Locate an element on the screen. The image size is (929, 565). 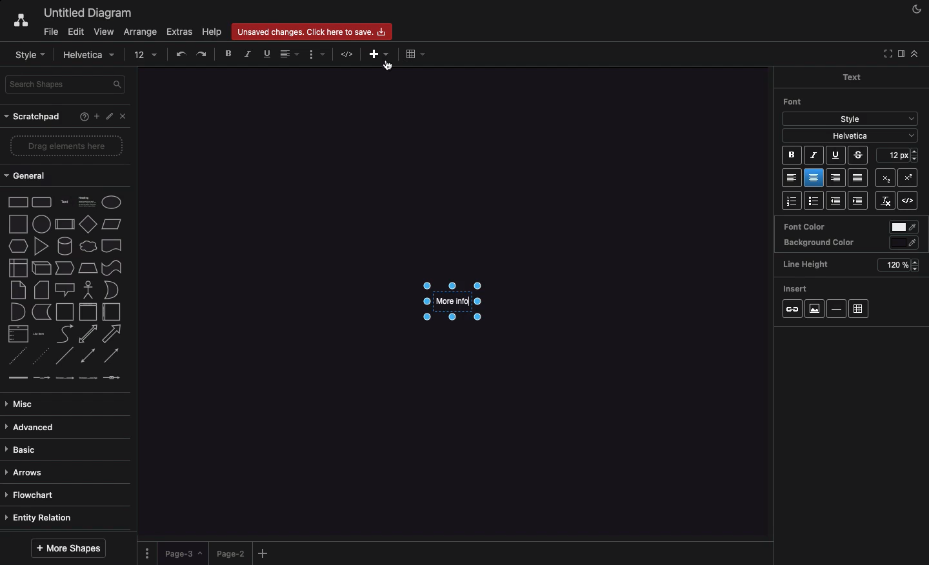
note is located at coordinates (18, 290).